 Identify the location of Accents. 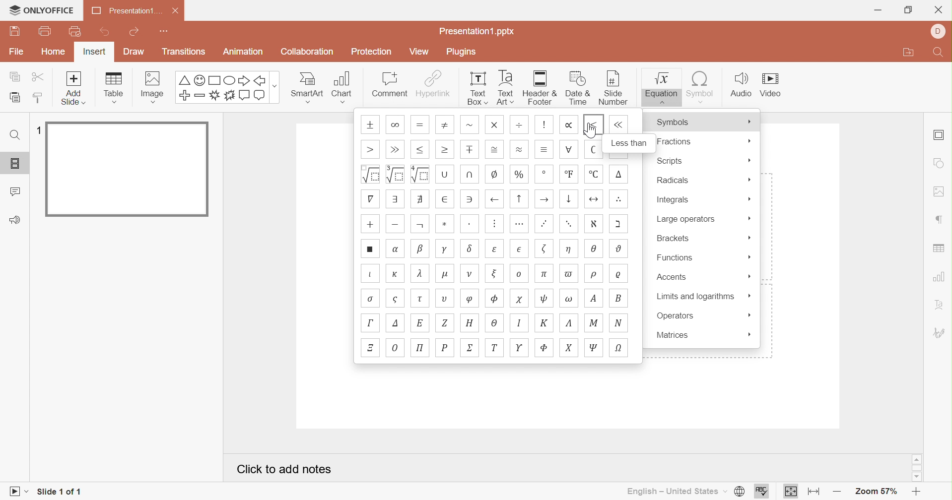
(703, 276).